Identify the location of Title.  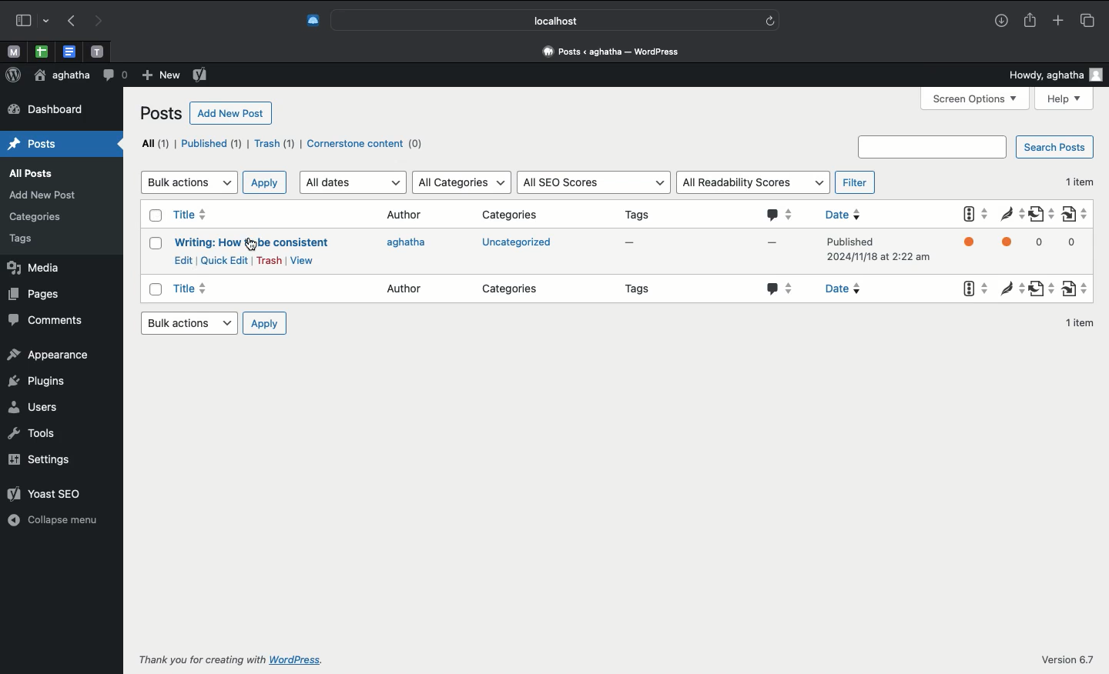
(250, 242).